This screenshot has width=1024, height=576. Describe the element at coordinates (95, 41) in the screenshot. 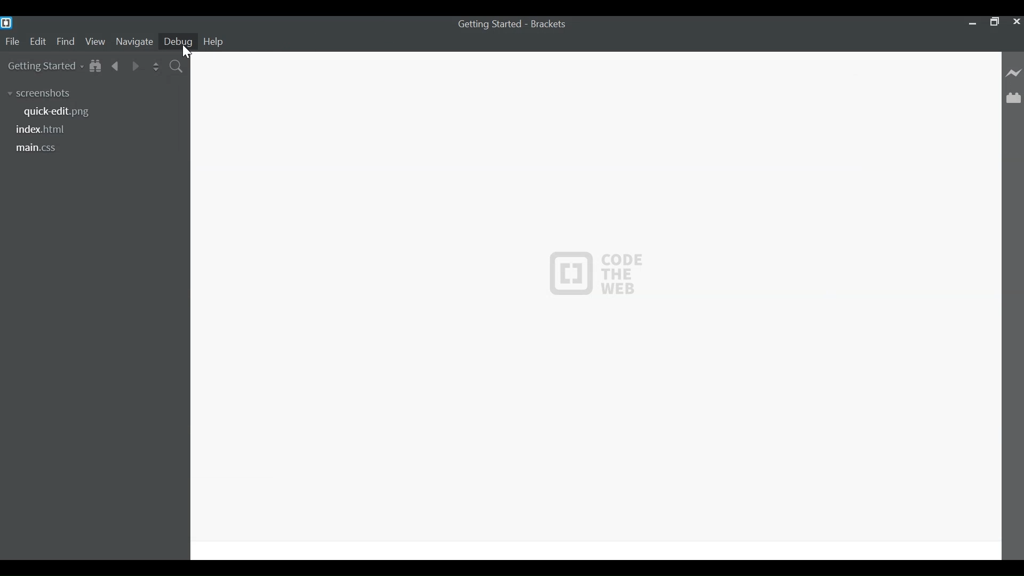

I see `View ` at that location.